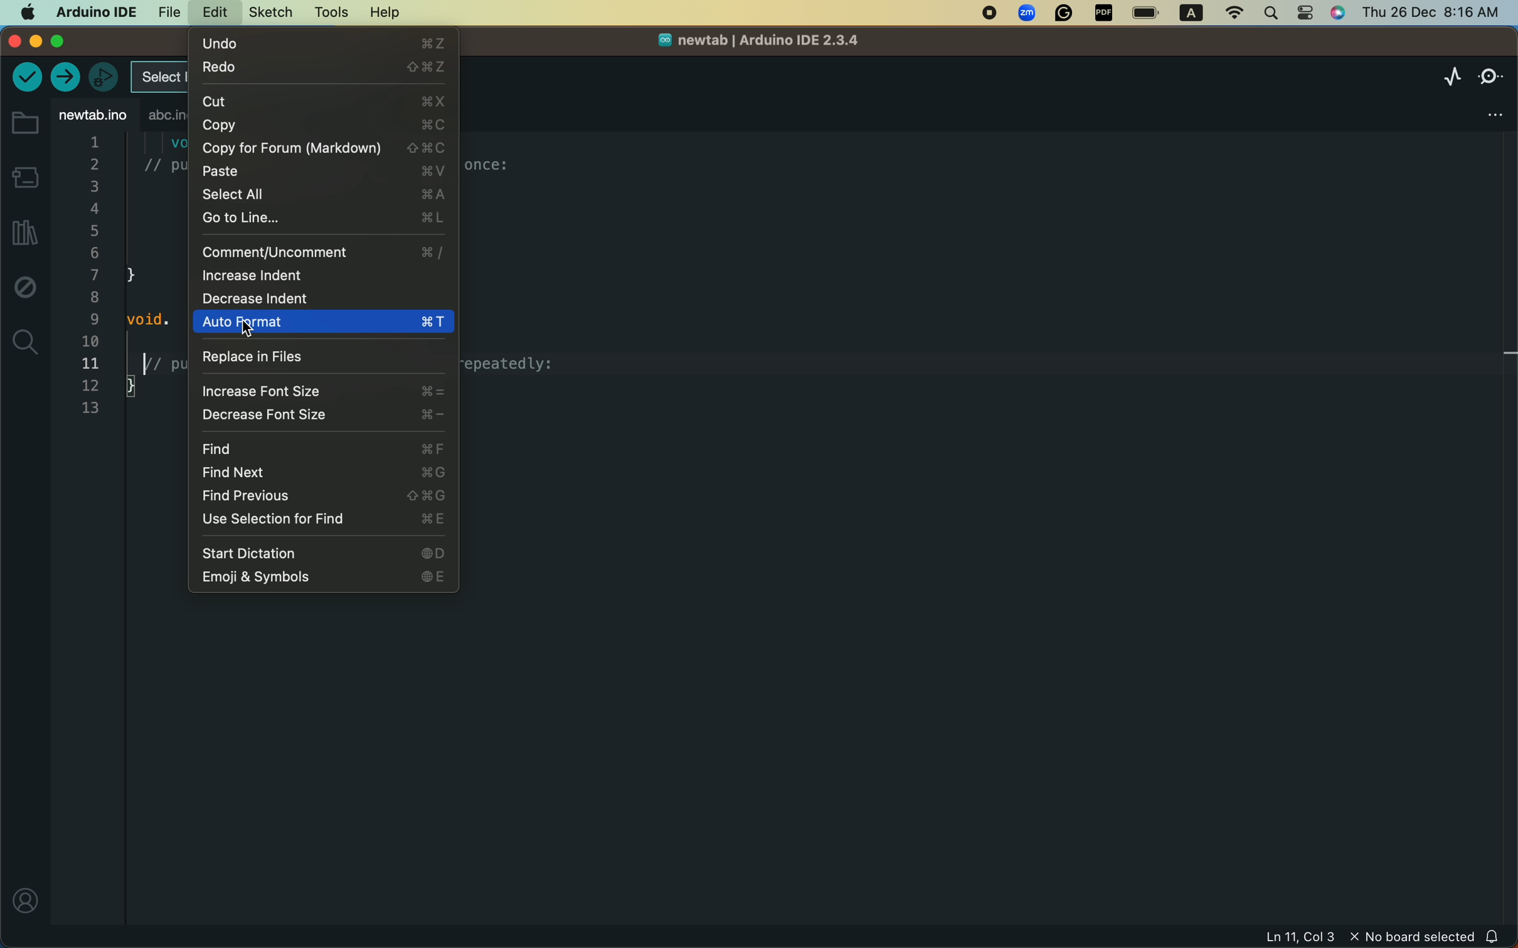 This screenshot has width=1518, height=948. Describe the element at coordinates (26, 79) in the screenshot. I see `verify` at that location.